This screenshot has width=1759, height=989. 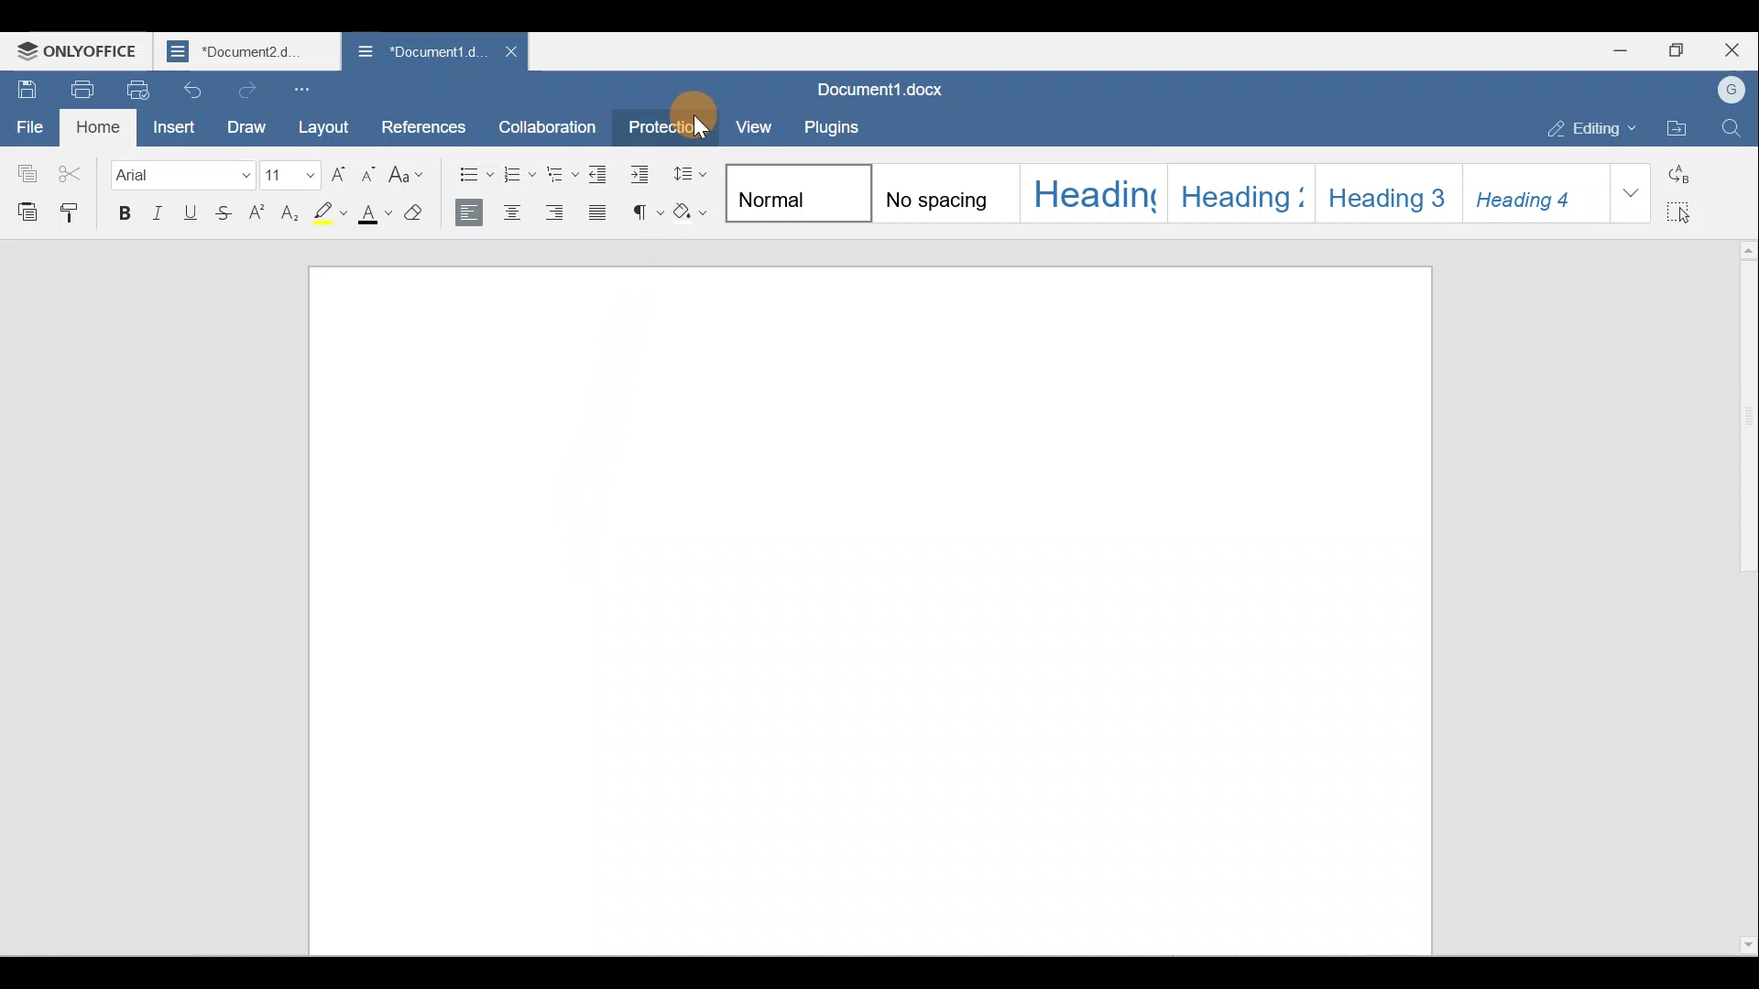 What do you see at coordinates (22, 207) in the screenshot?
I see `Paste` at bounding box center [22, 207].